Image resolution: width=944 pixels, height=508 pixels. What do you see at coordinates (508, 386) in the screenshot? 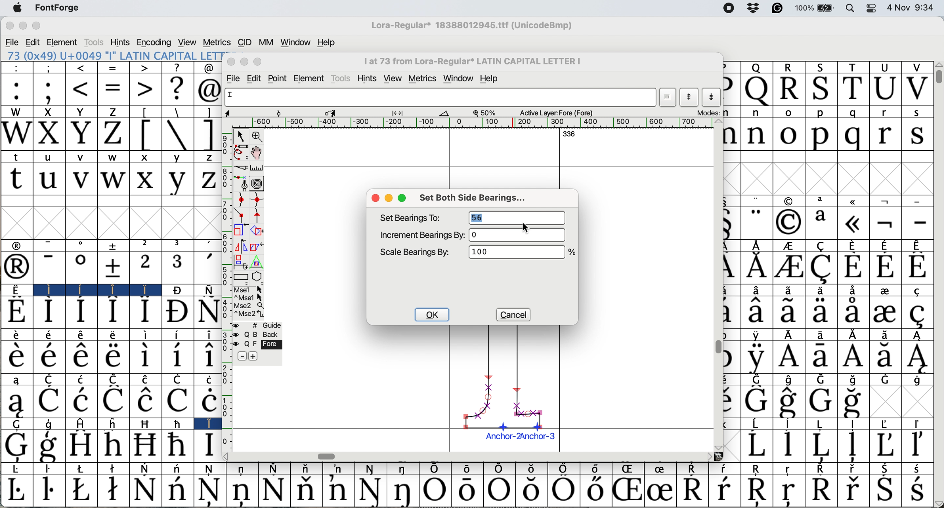
I see `chosen glyph` at bounding box center [508, 386].